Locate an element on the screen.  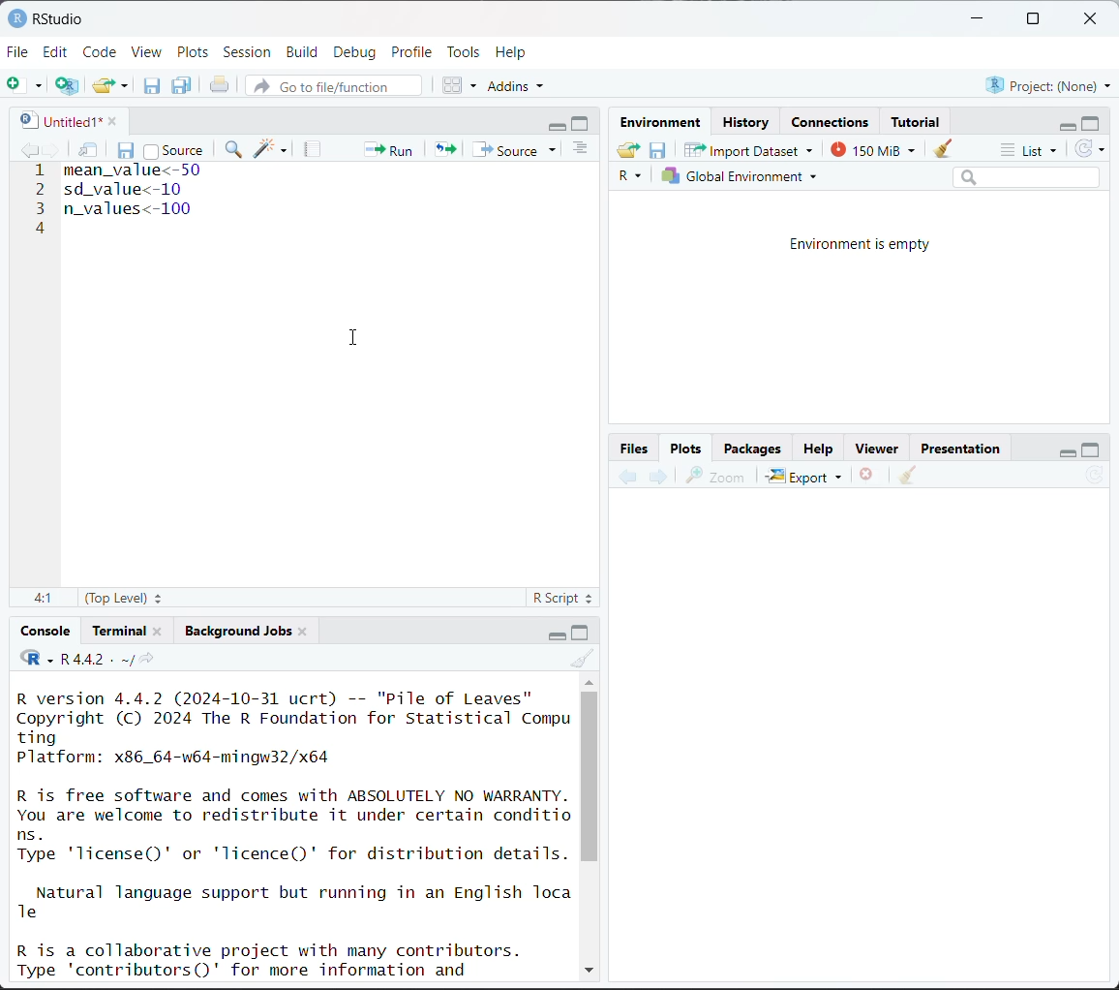
Session is located at coordinates (248, 53).